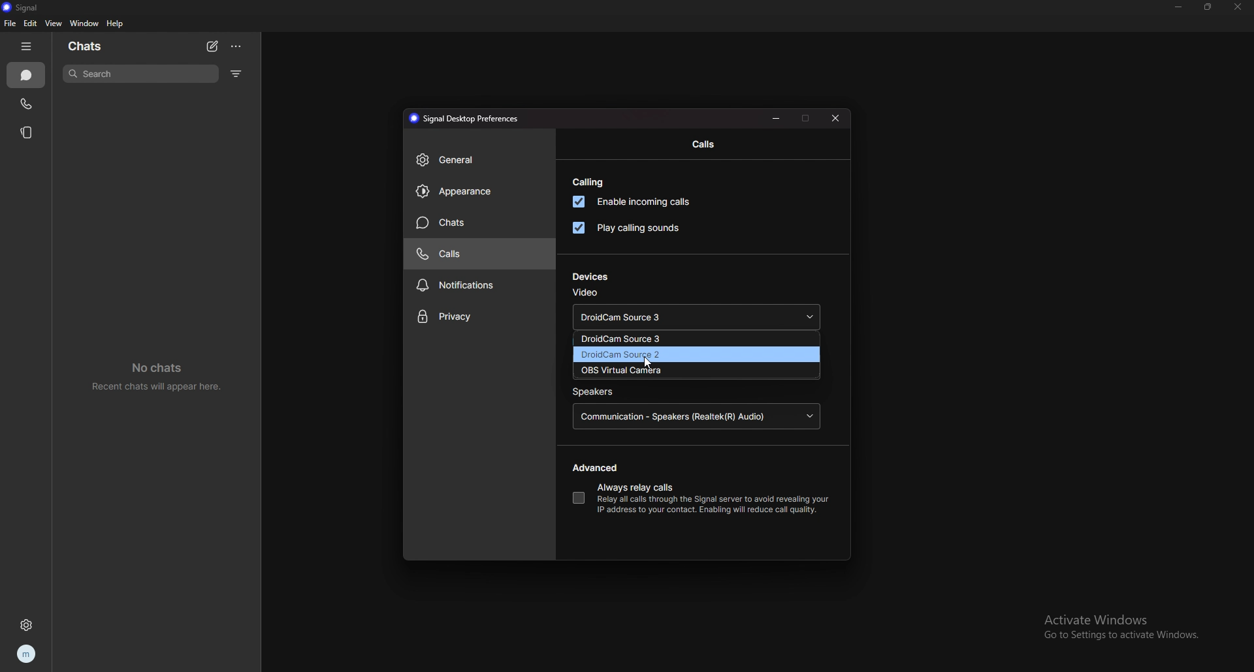 Image resolution: width=1254 pixels, height=672 pixels. I want to click on window, so click(86, 23).